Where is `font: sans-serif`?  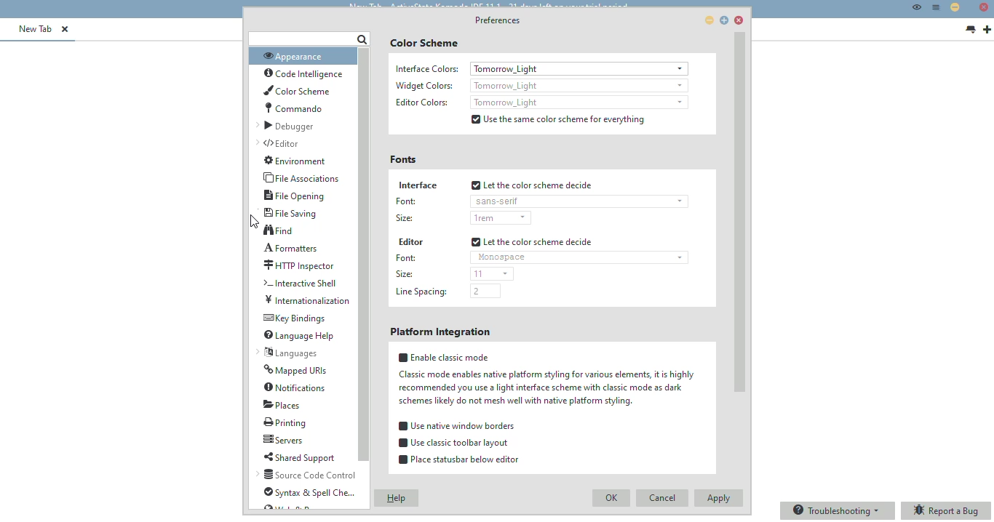
font: sans-serif is located at coordinates (540, 201).